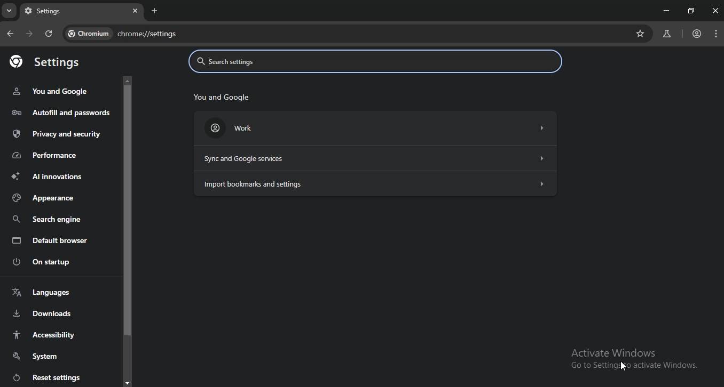  What do you see at coordinates (642, 34) in the screenshot?
I see `bookmark this tab` at bounding box center [642, 34].